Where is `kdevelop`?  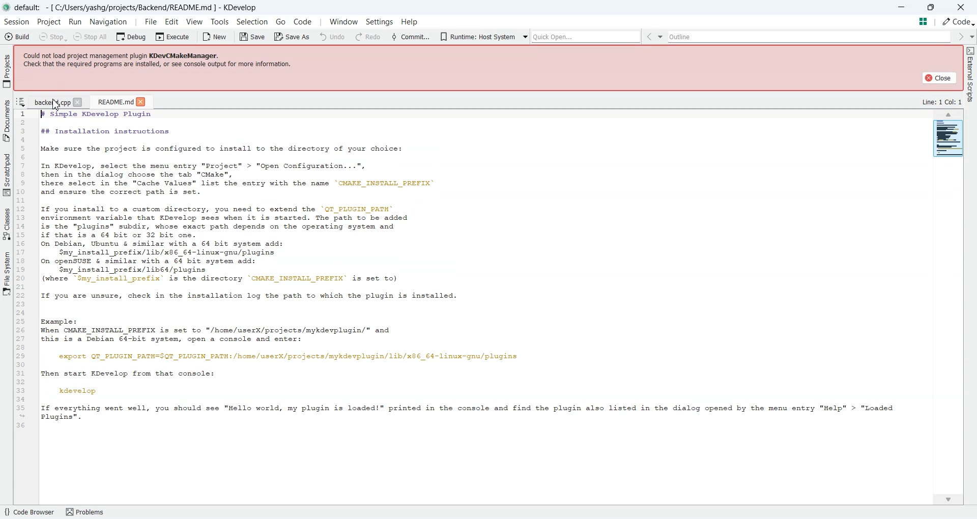
kdevelop is located at coordinates (78, 390).